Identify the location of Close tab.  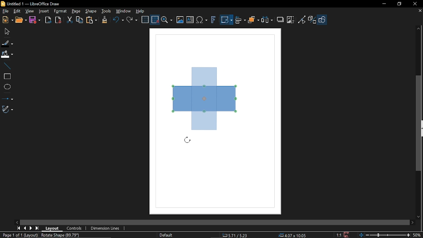
(419, 11).